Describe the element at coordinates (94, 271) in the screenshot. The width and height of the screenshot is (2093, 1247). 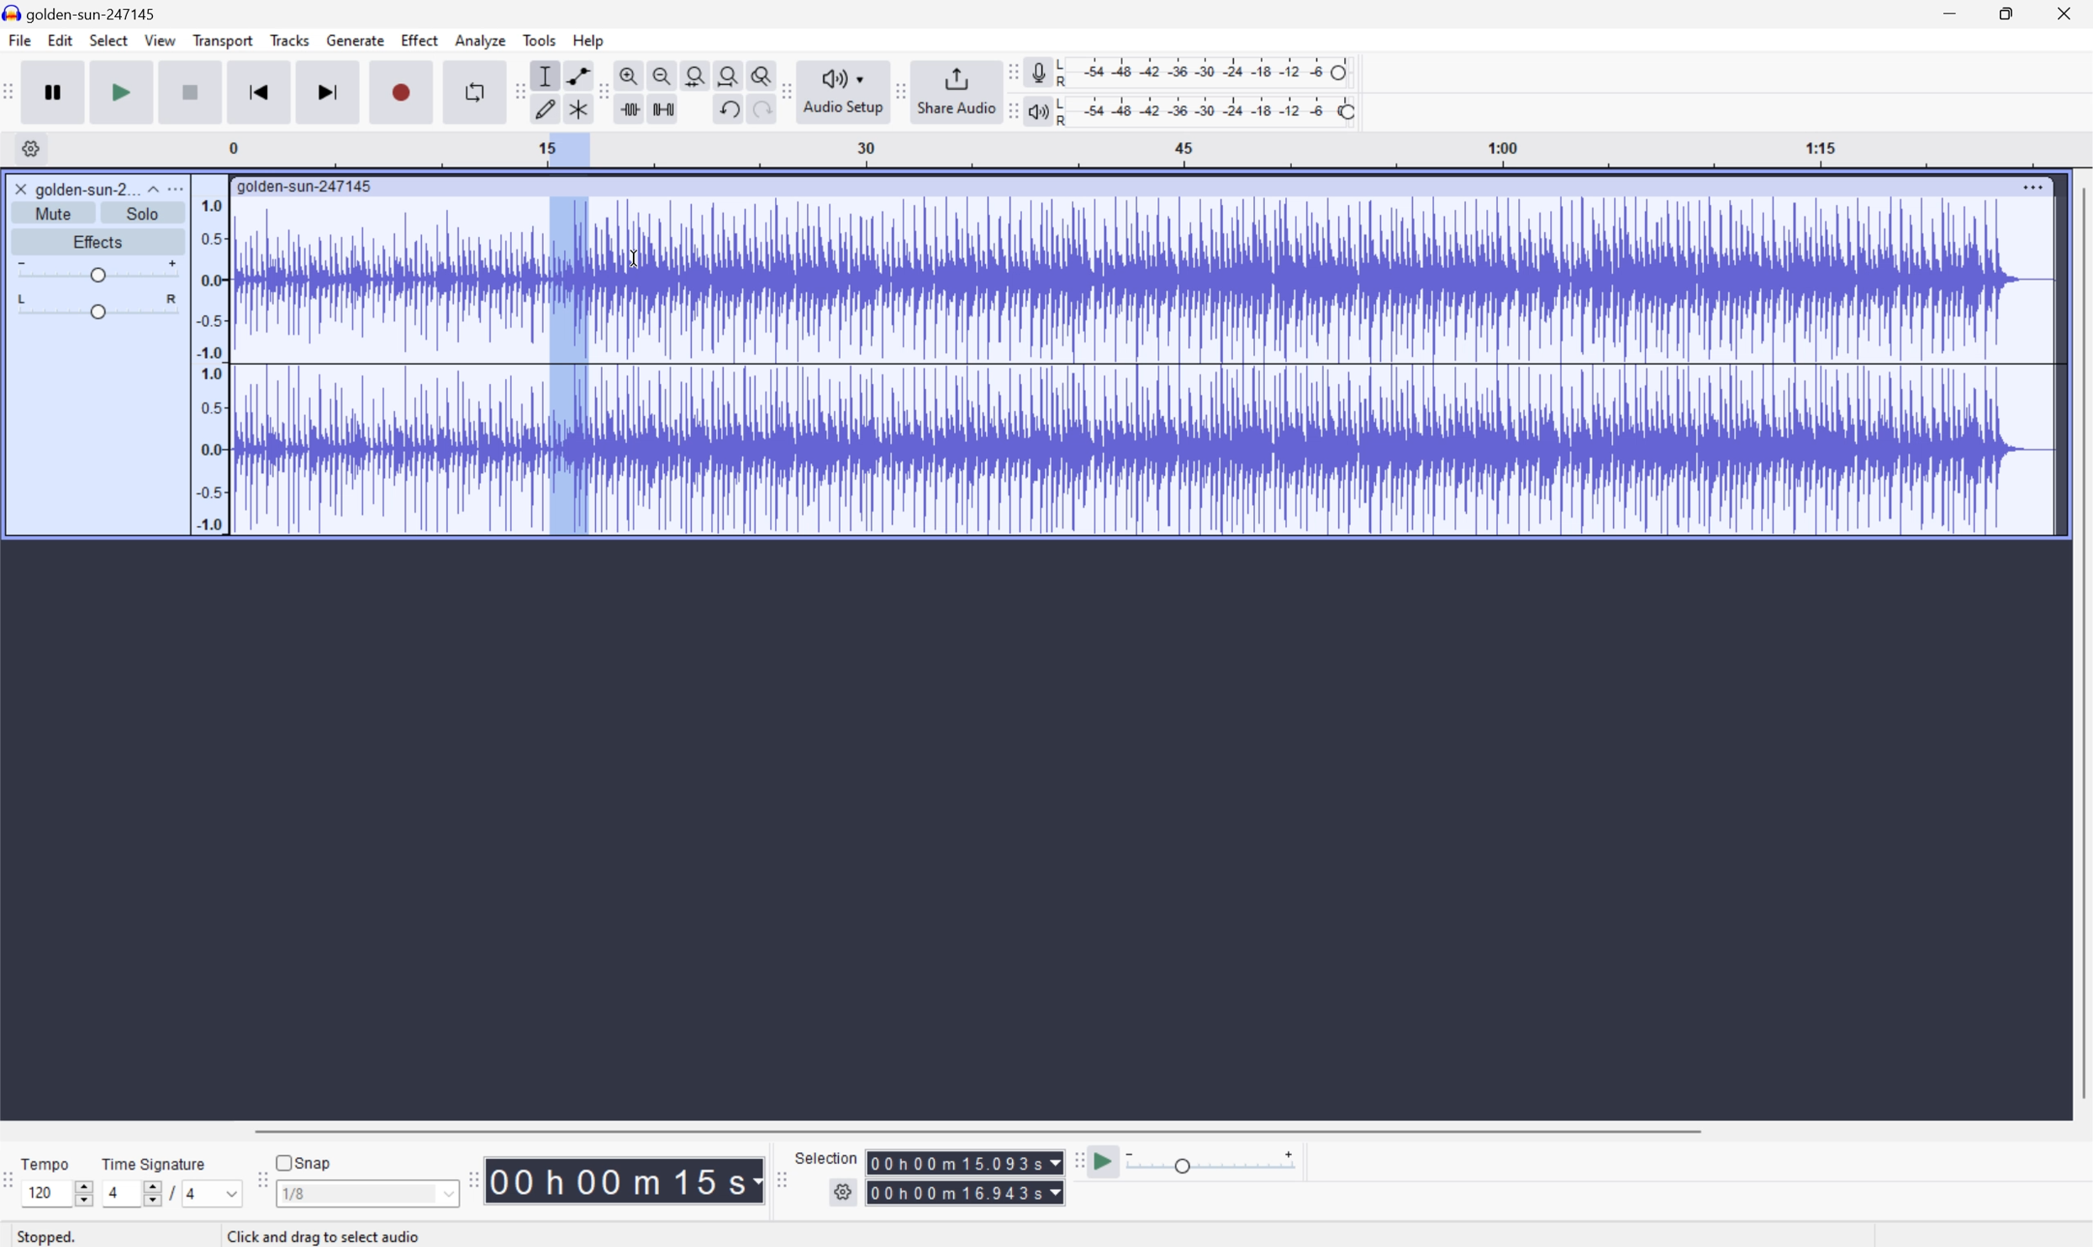
I see `Slider` at that location.